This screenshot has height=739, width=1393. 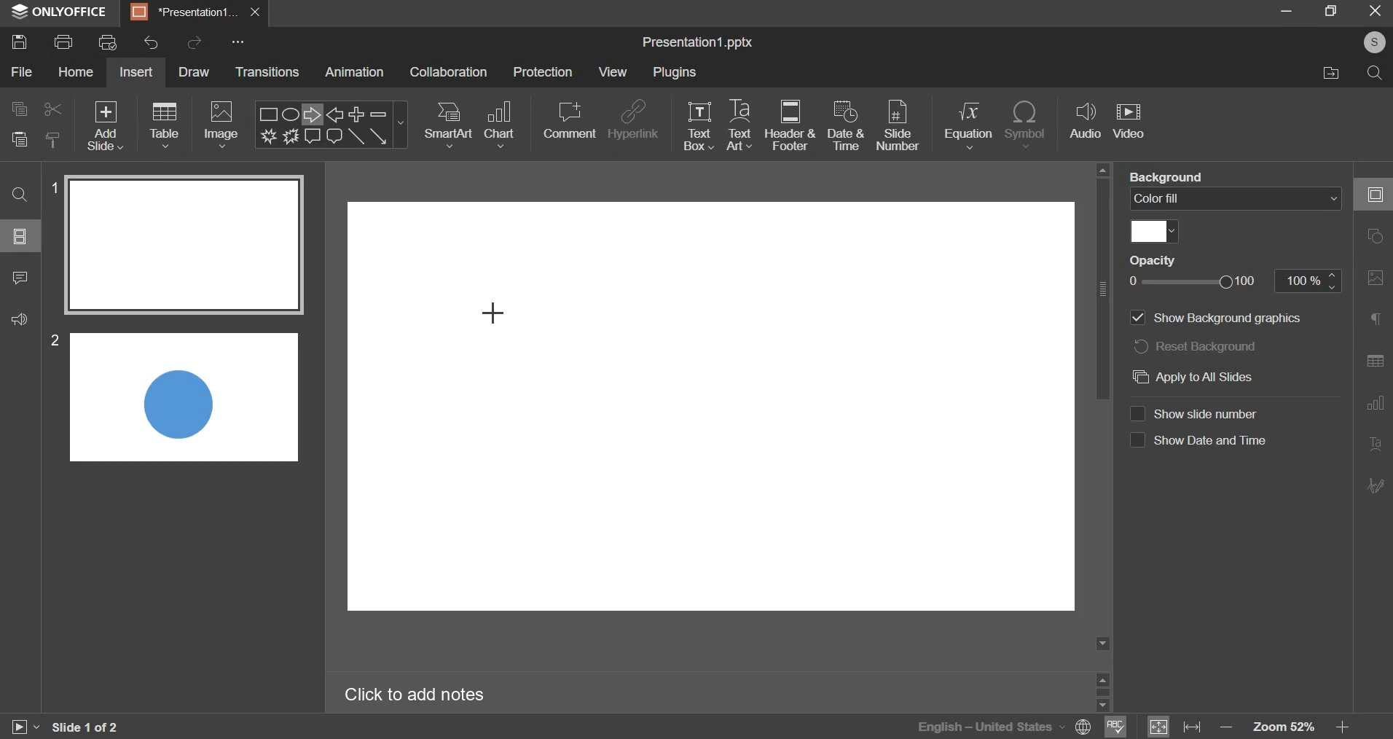 What do you see at coordinates (450, 125) in the screenshot?
I see `smartart` at bounding box center [450, 125].